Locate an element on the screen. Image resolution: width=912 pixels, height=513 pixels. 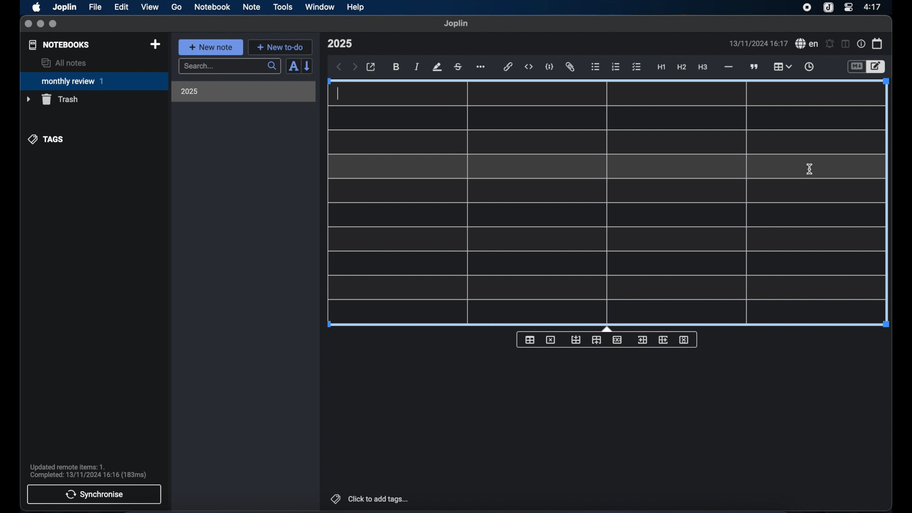
note is located at coordinates (252, 7).